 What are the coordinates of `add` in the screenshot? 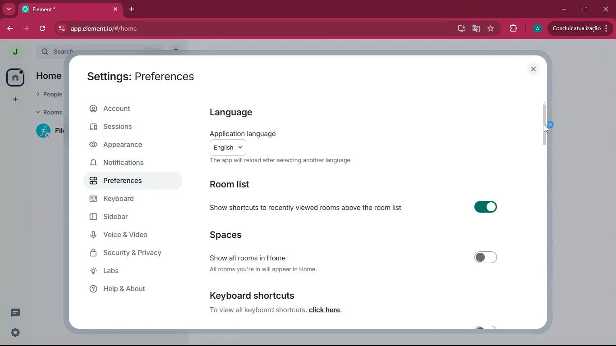 It's located at (17, 100).